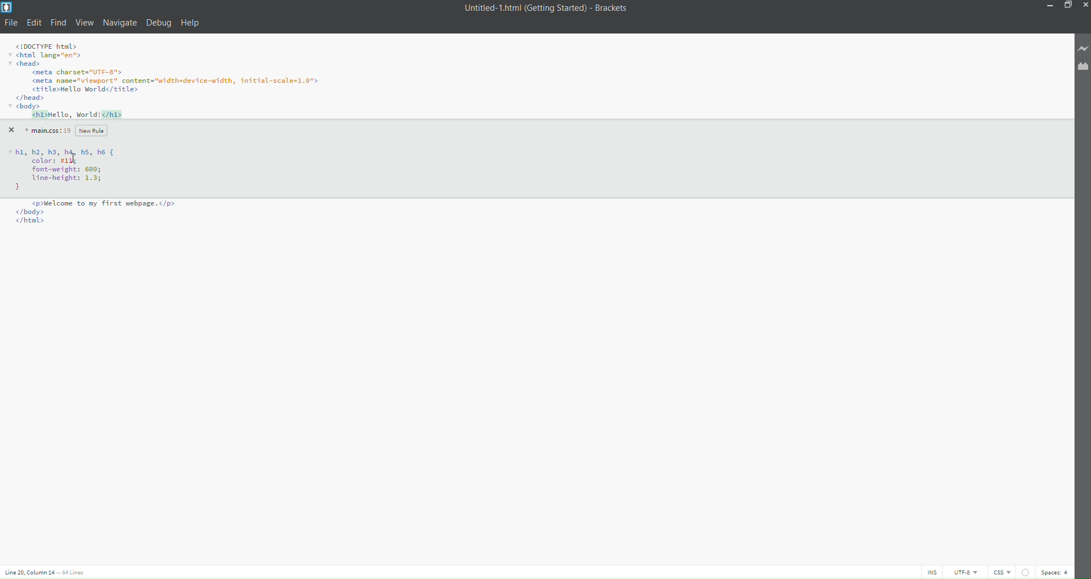 This screenshot has width=1091, height=579. I want to click on file type, so click(1000, 572).